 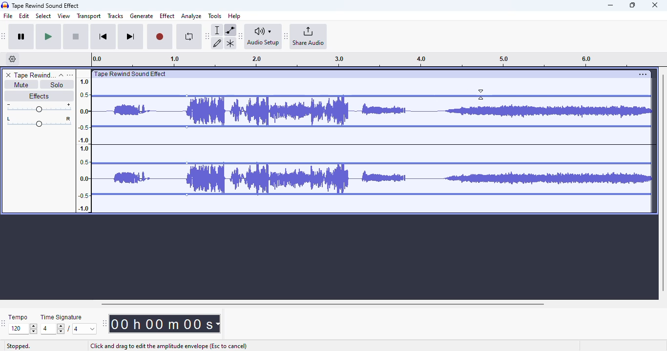 I want to click on envelope tool, so click(x=230, y=30).